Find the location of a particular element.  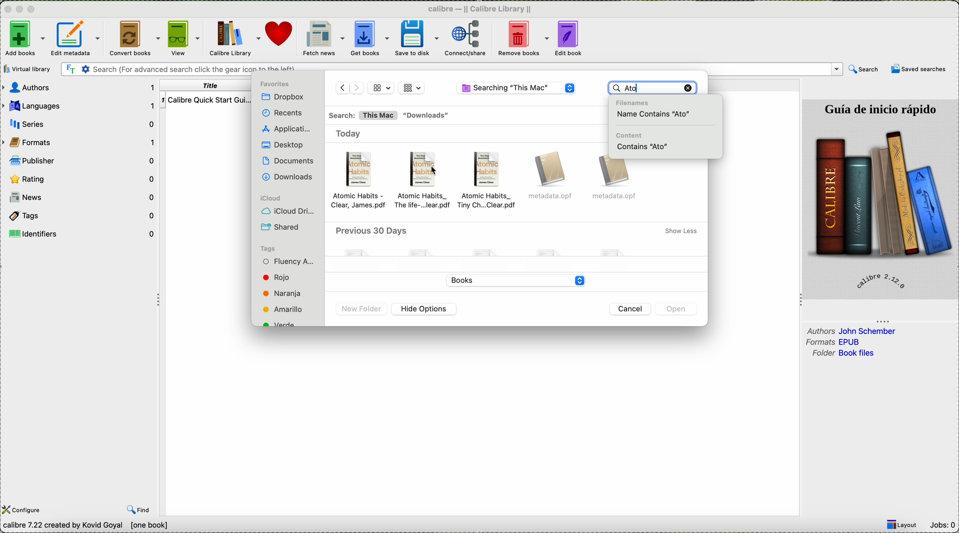

desktop is located at coordinates (280, 145).